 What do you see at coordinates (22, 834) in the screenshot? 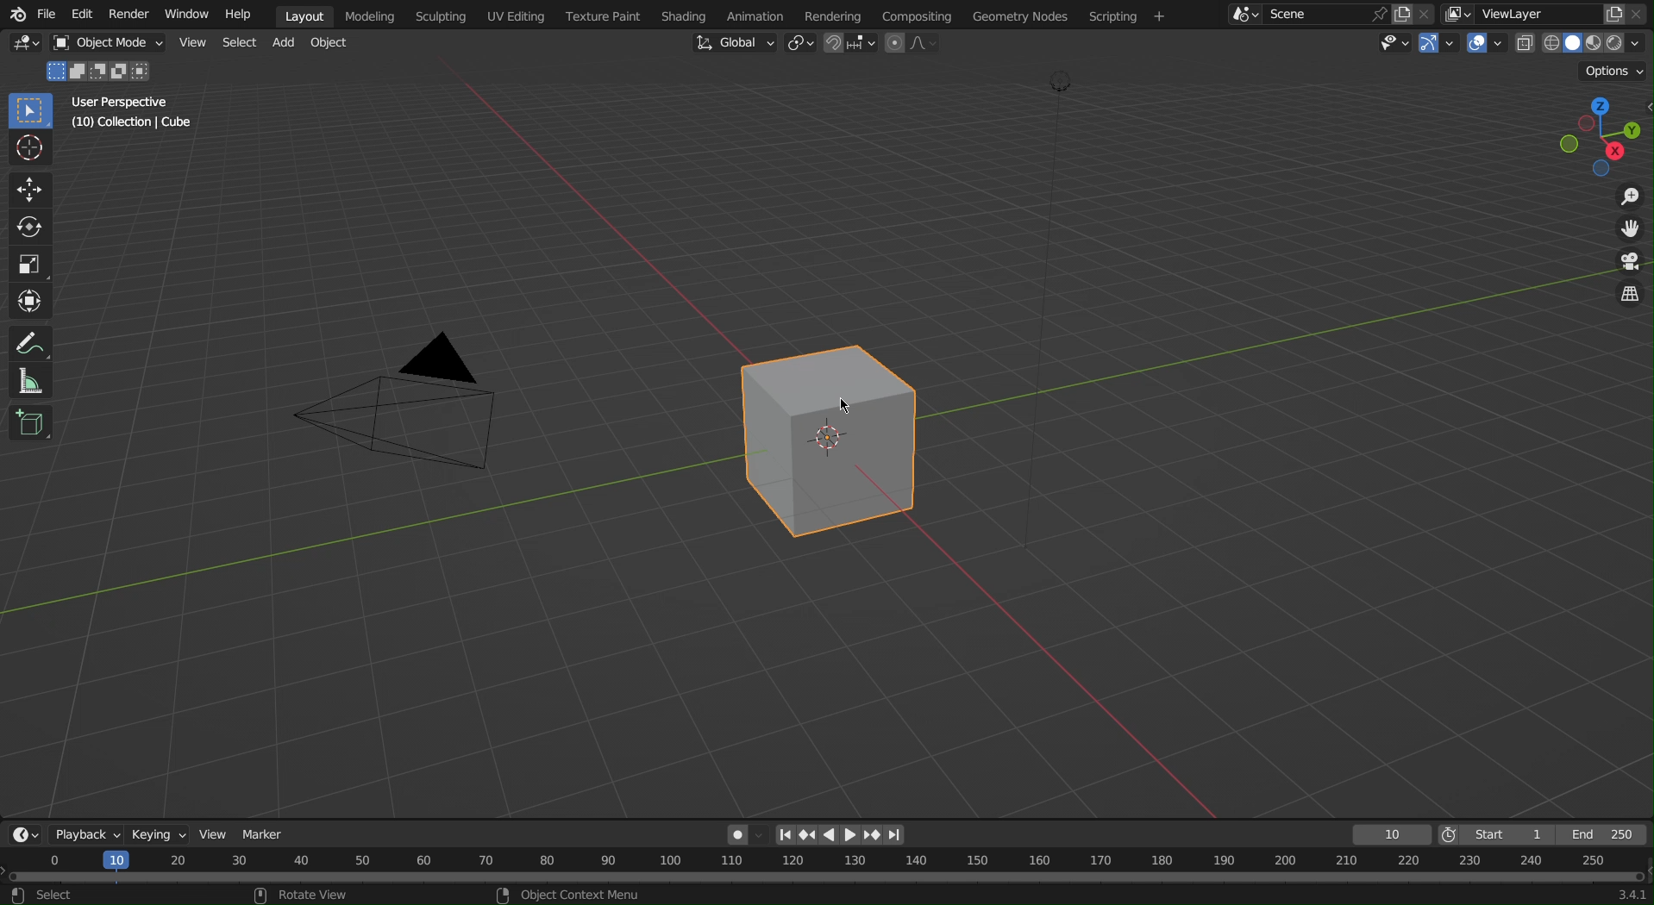
I see `Editor Type` at bounding box center [22, 834].